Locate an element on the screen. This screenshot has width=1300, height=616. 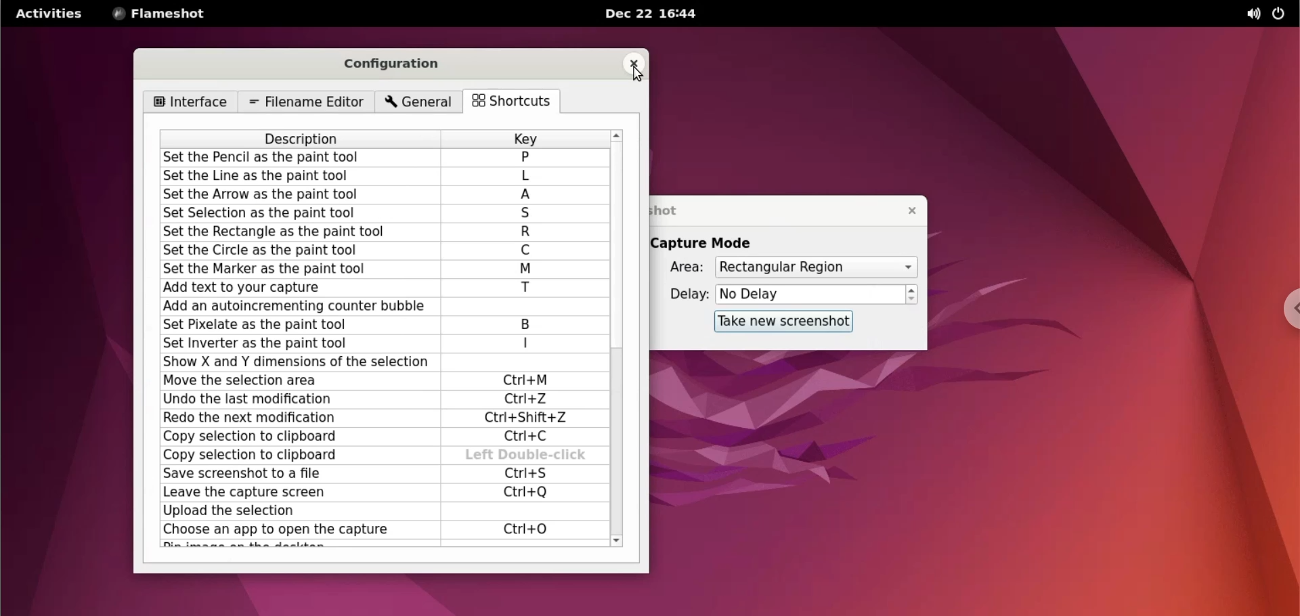
save screenshot to a file is located at coordinates (294, 475).